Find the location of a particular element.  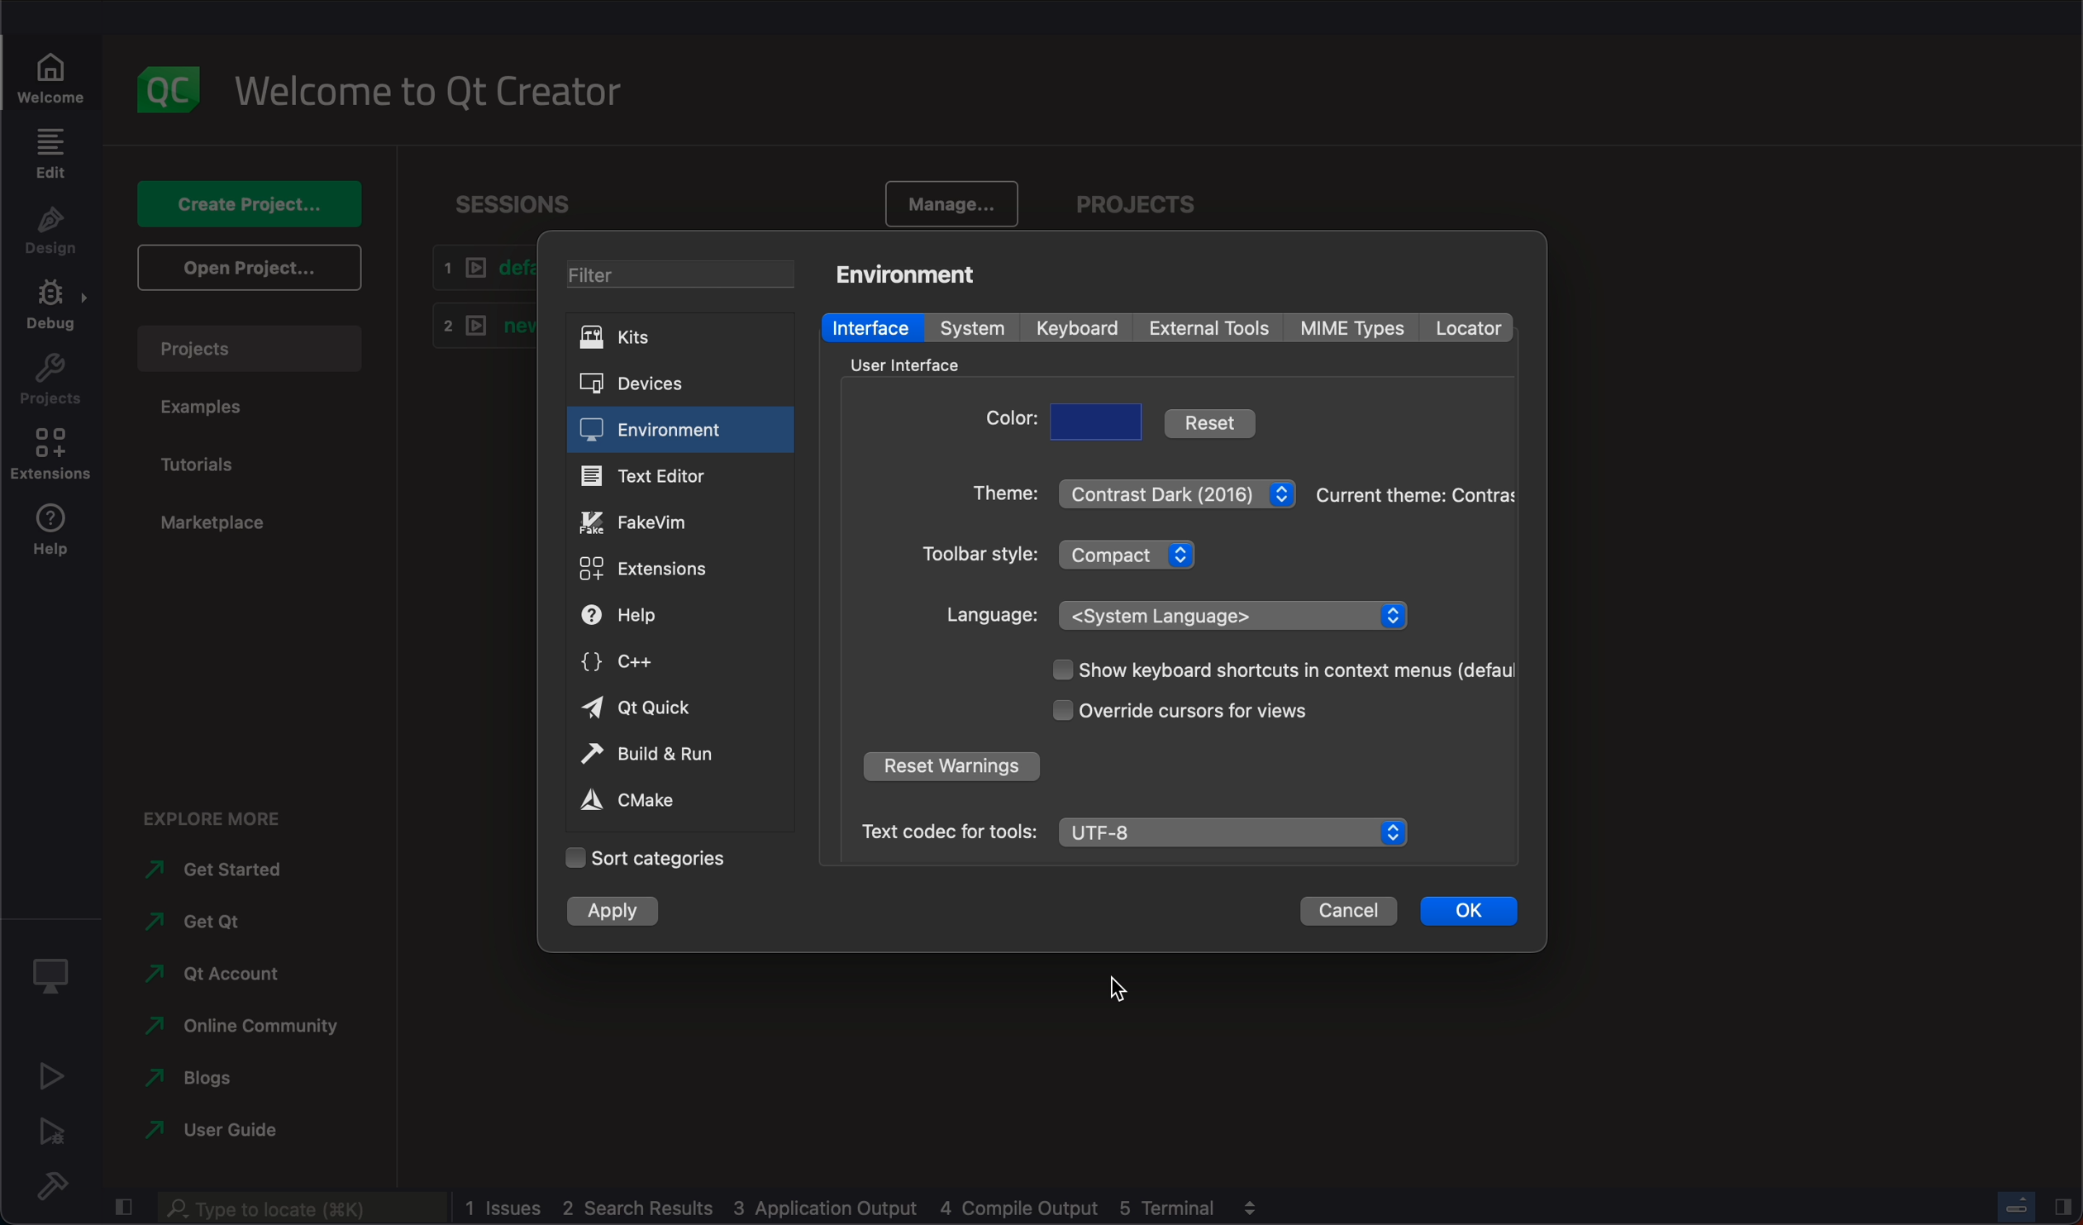

examples is located at coordinates (217, 410).